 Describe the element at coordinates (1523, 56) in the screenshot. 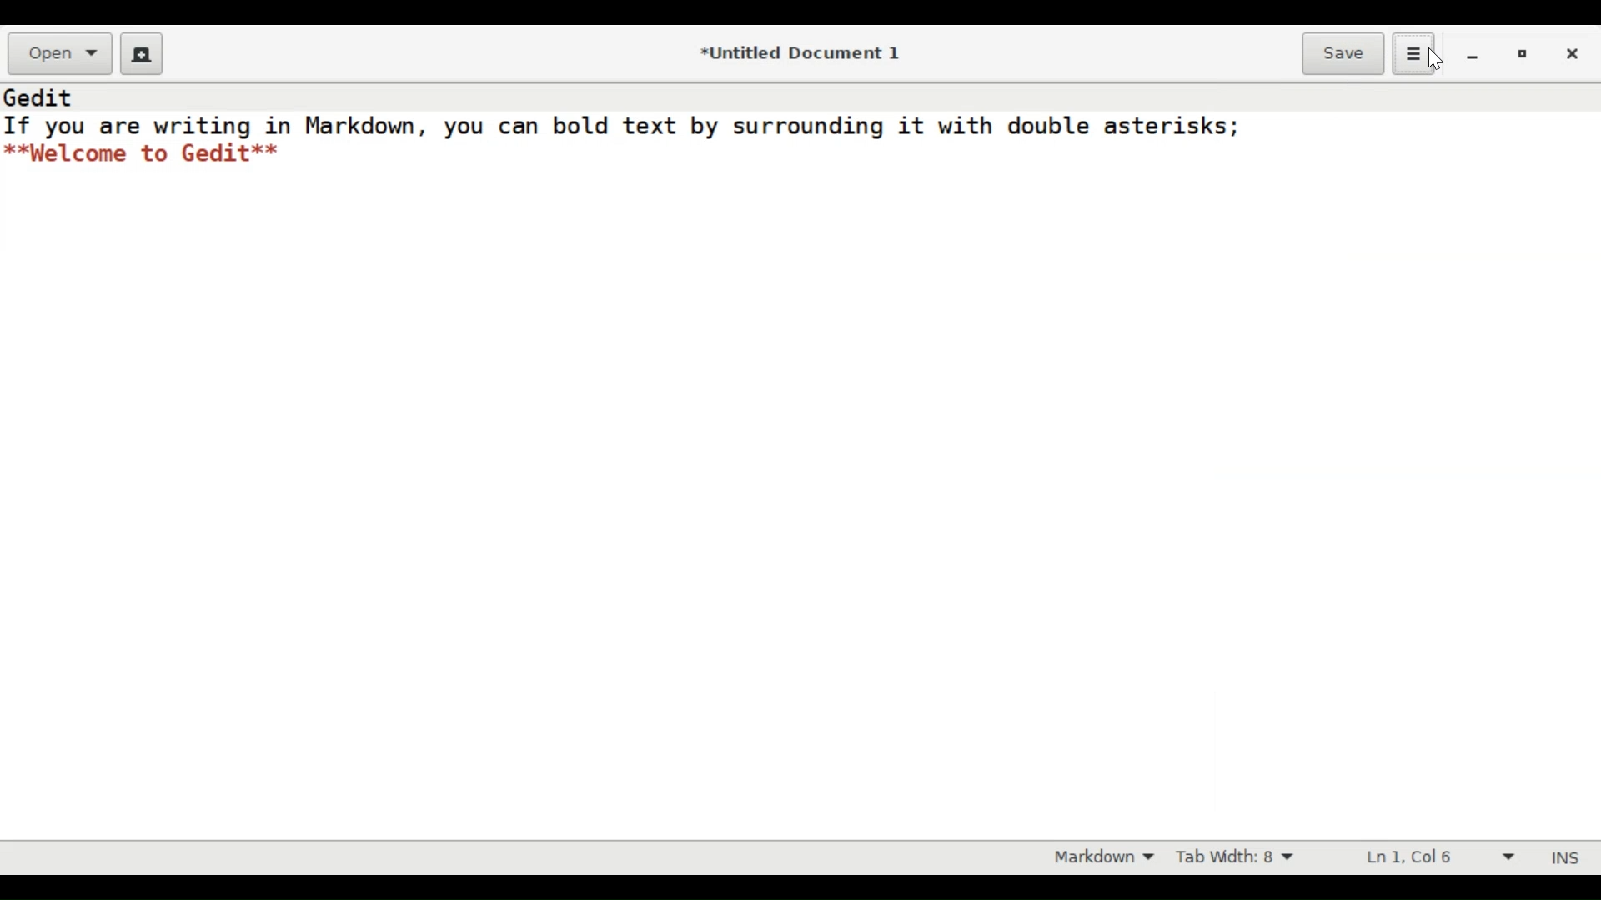

I see `restore` at that location.